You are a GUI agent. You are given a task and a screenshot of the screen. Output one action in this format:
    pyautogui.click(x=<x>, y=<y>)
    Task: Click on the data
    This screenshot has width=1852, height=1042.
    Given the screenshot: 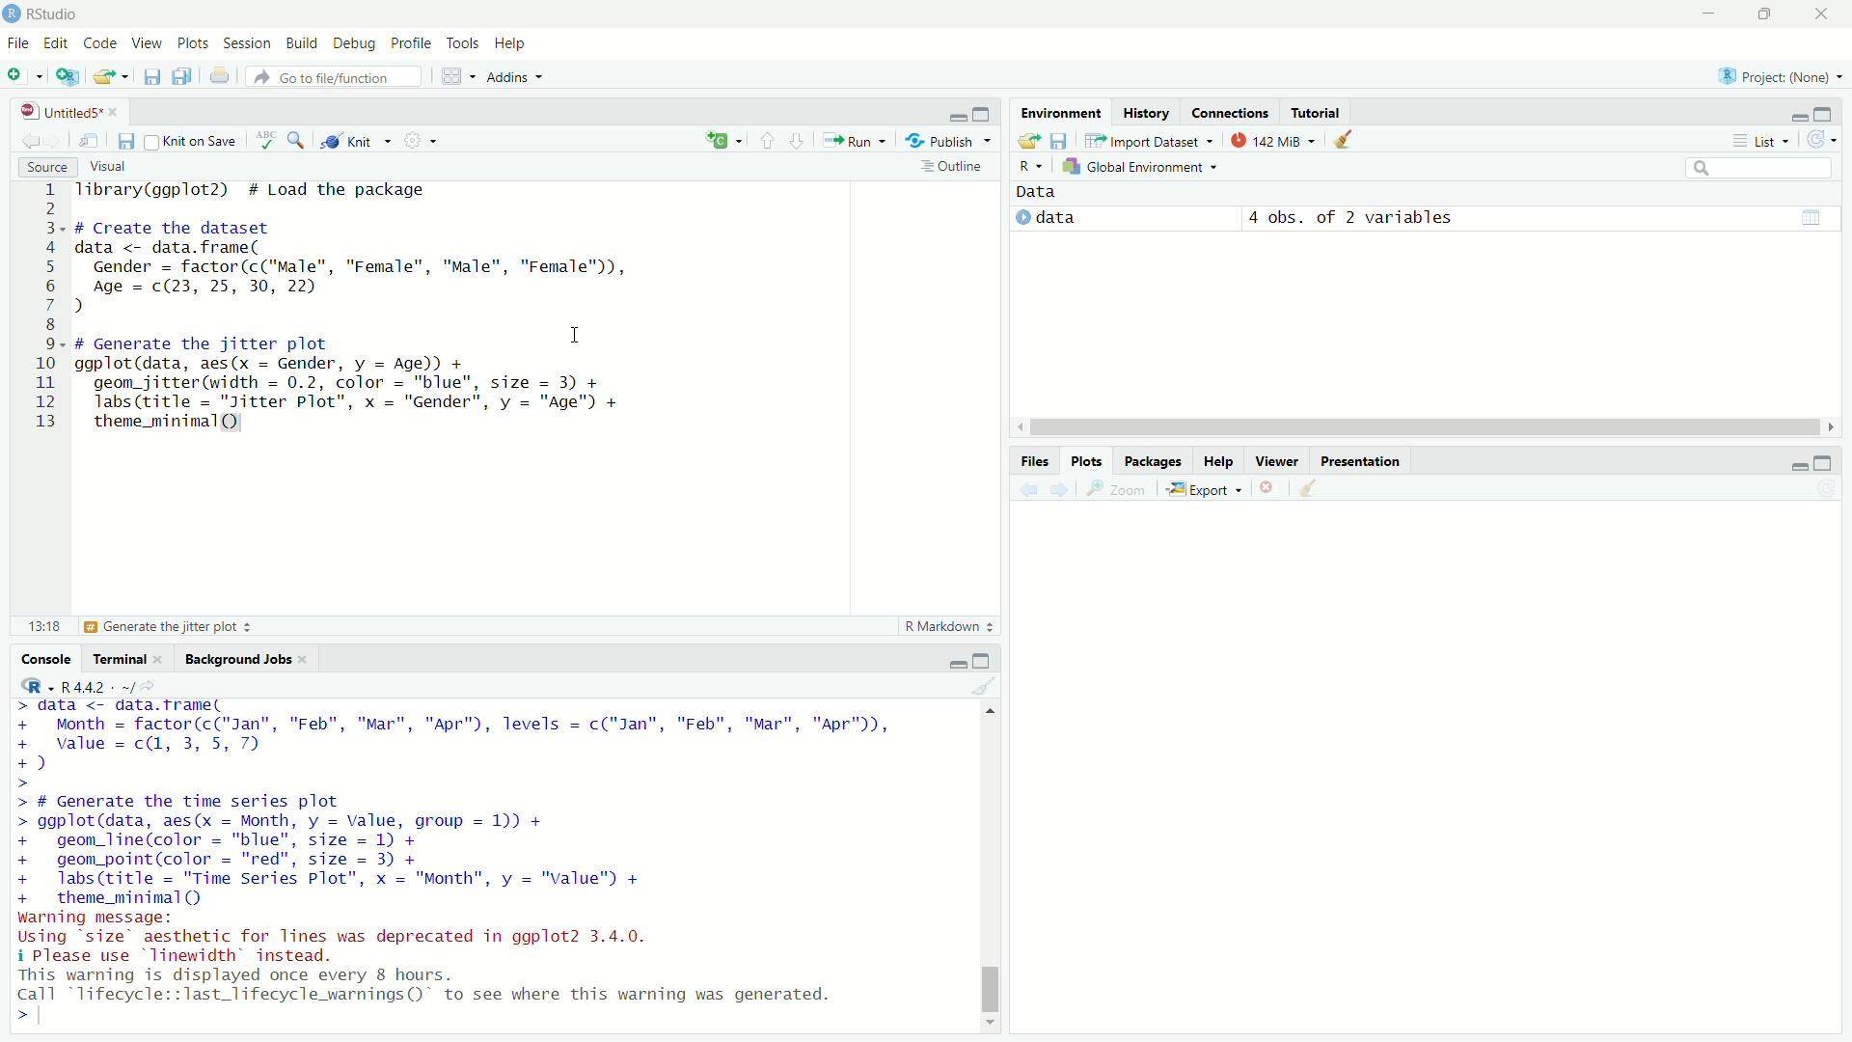 What is the action you would take?
    pyautogui.click(x=1050, y=190)
    